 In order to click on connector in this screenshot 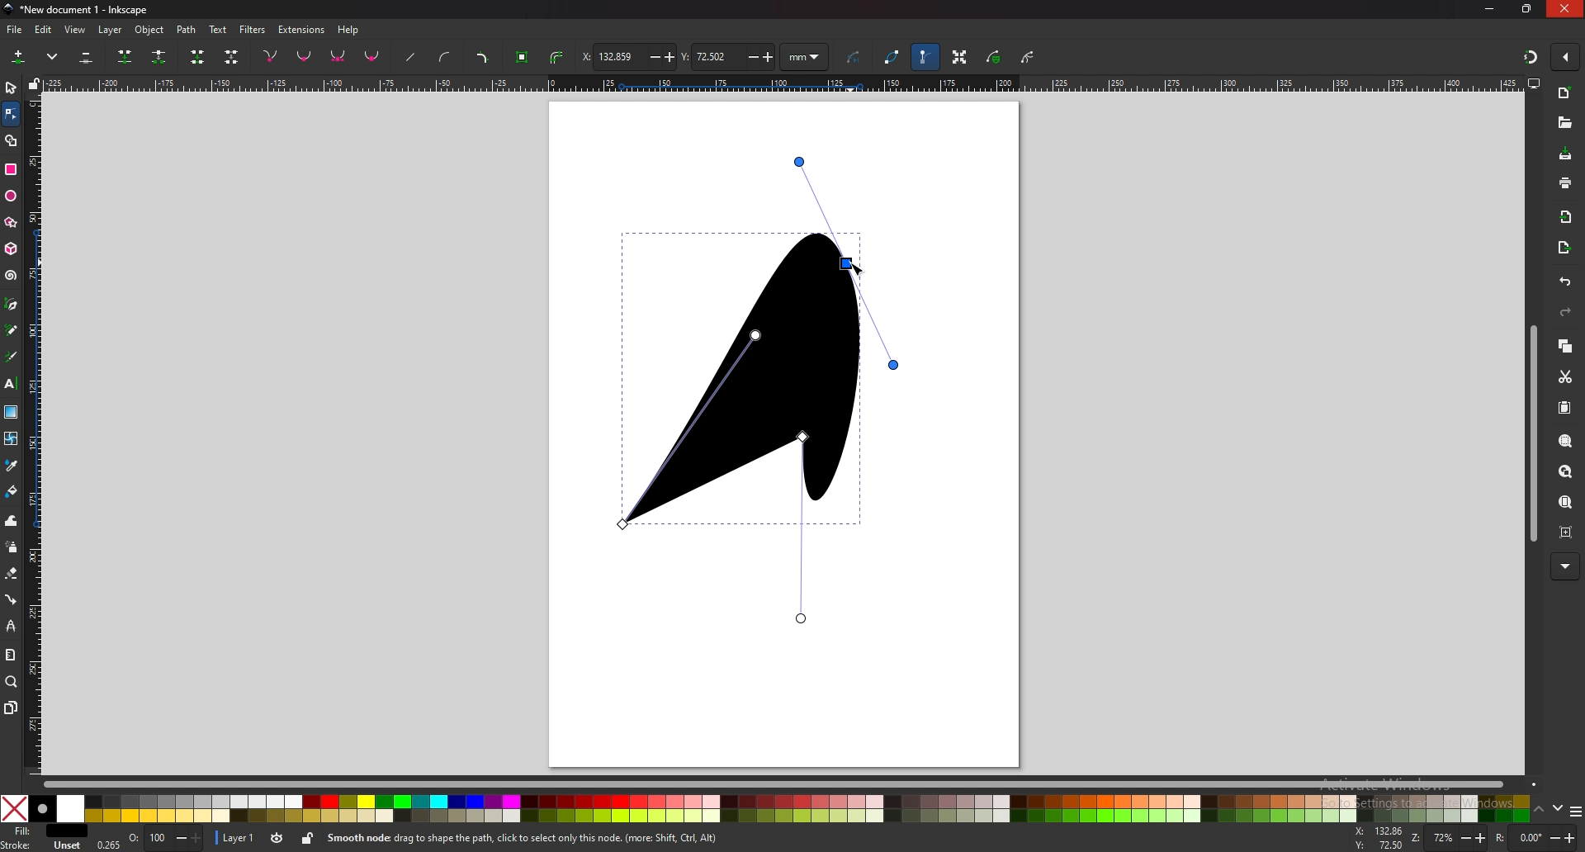, I will do `click(11, 599)`.